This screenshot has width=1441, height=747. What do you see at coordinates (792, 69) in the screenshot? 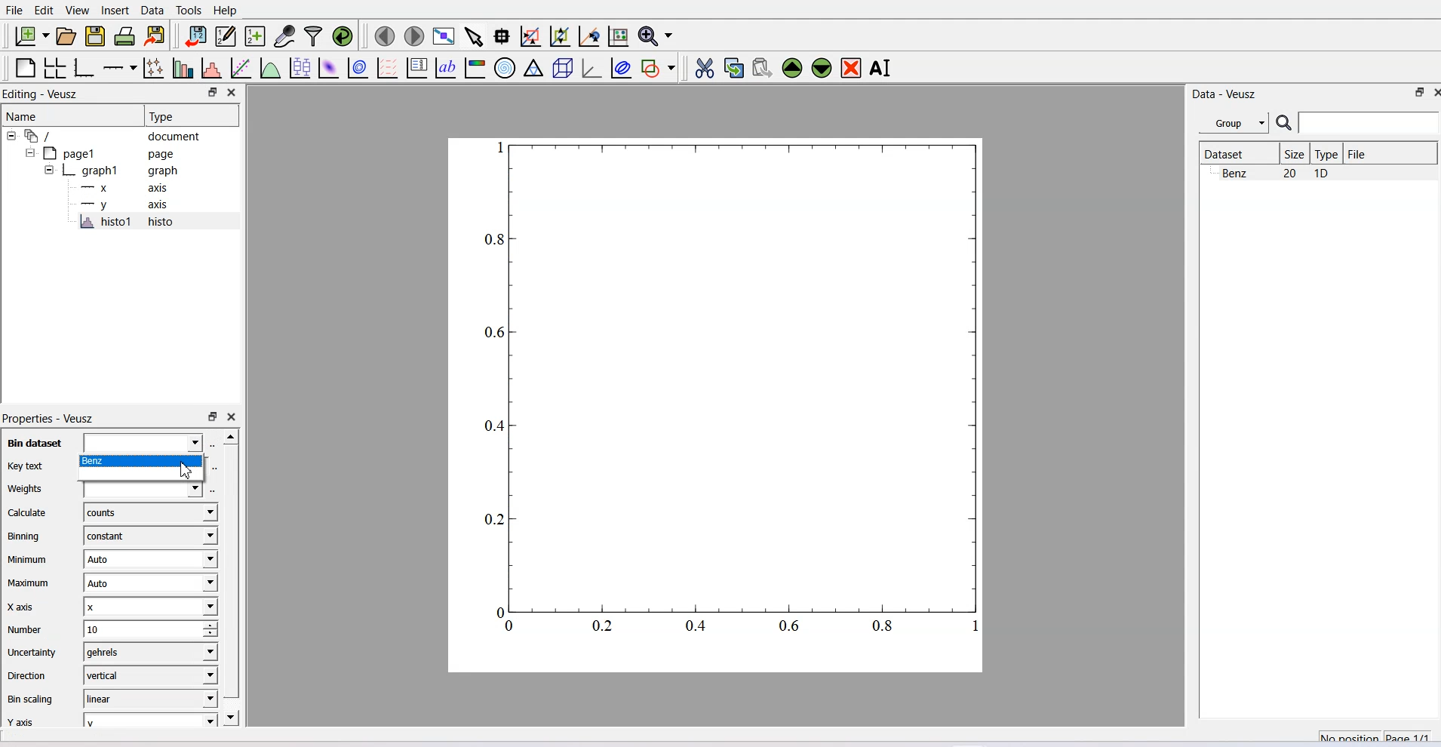
I see `Move the selected widget up` at bounding box center [792, 69].